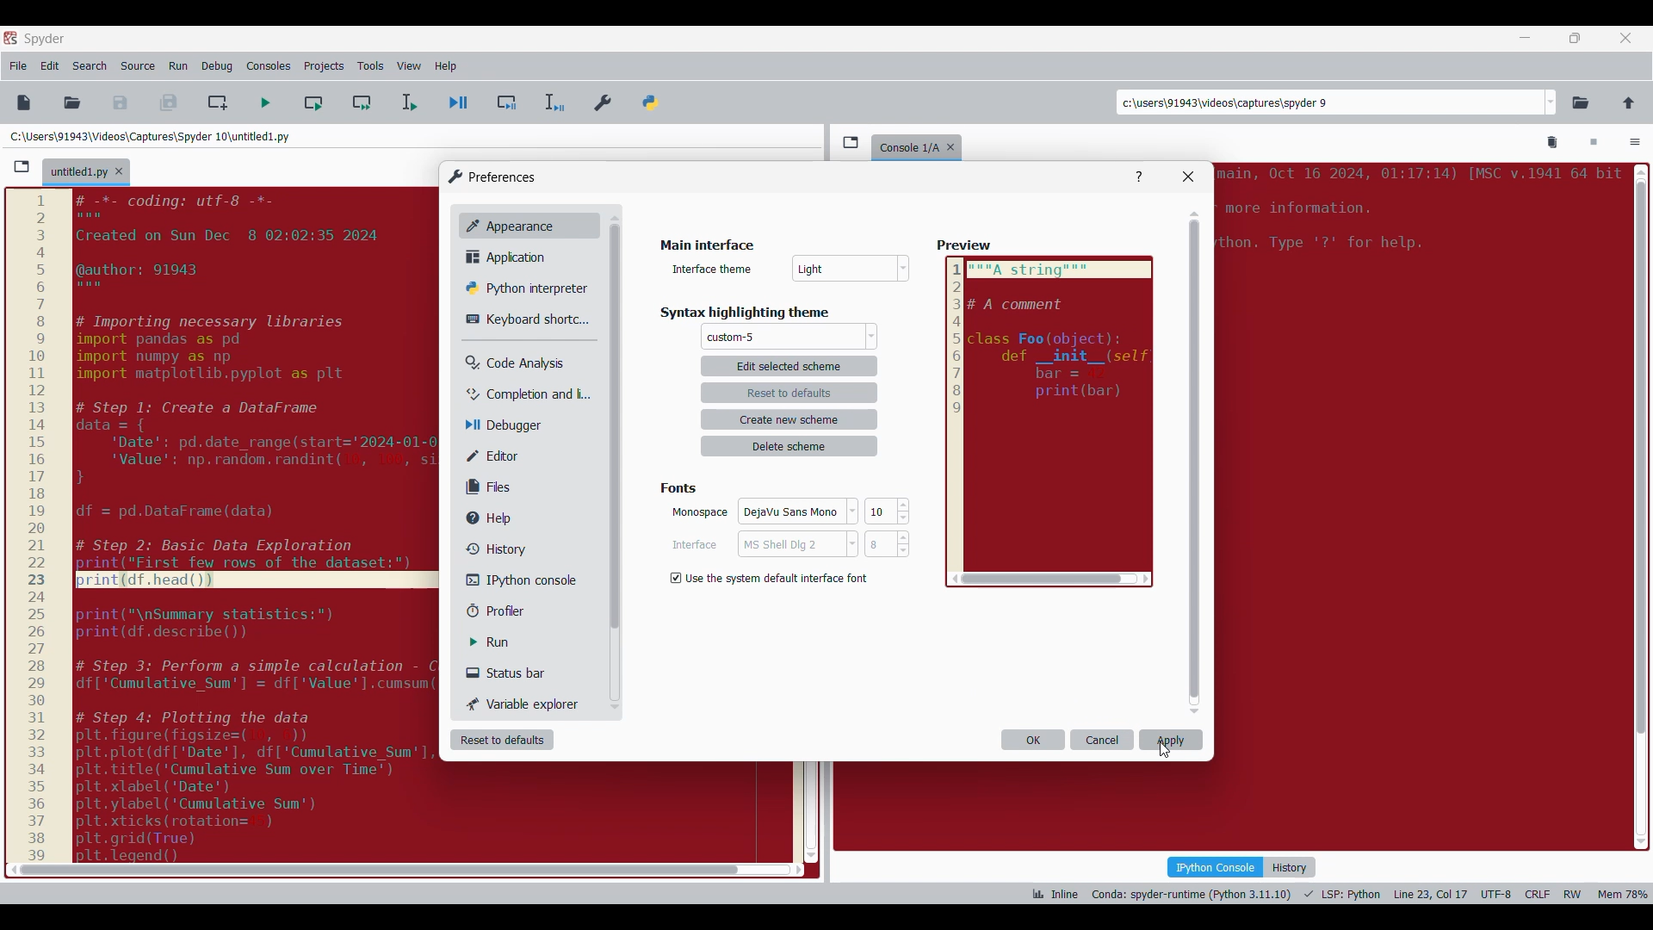 This screenshot has height=930, width=1653. Describe the element at coordinates (324, 65) in the screenshot. I see `Projects menu` at that location.